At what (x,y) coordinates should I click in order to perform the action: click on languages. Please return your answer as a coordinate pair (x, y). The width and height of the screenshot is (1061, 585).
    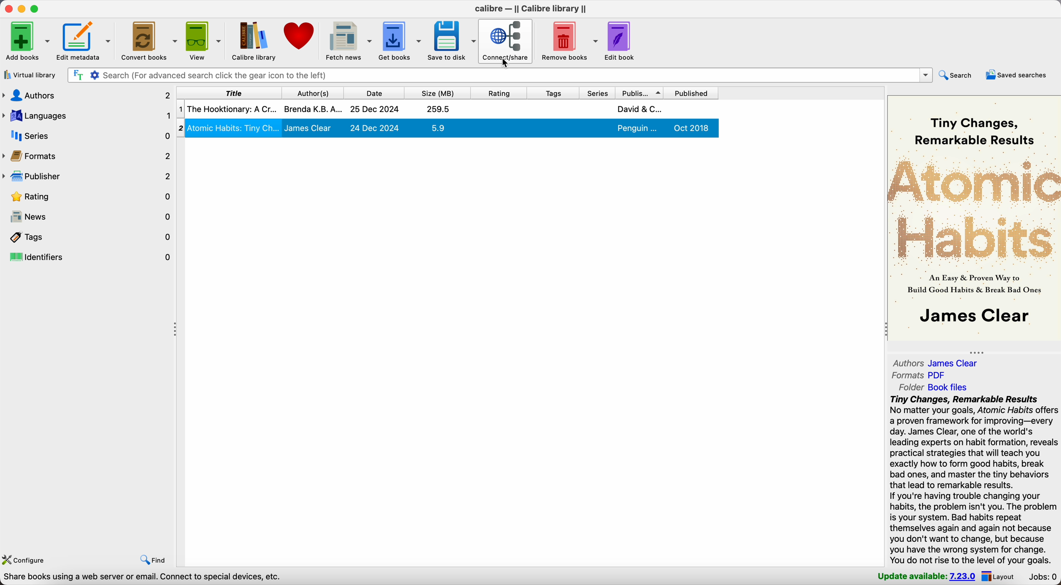
    Looking at the image, I should click on (87, 117).